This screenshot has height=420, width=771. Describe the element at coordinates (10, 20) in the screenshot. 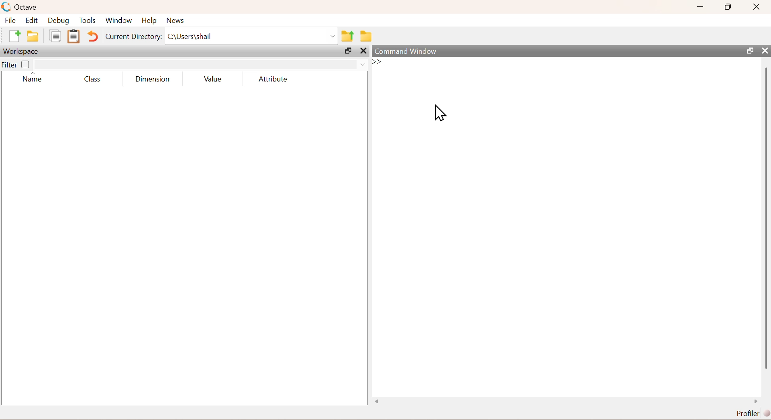

I see `file` at that location.